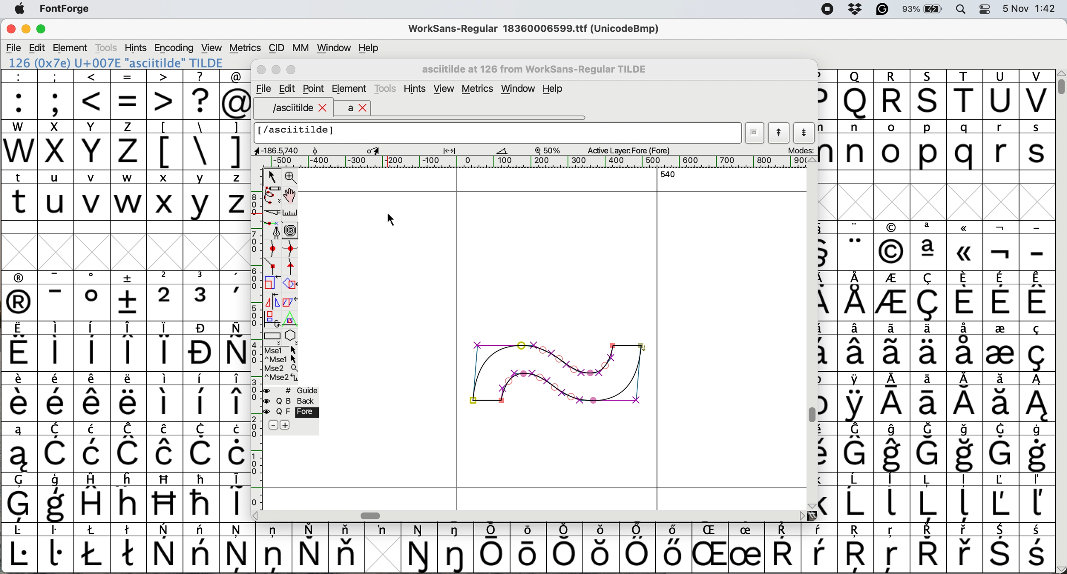 This screenshot has width=1067, height=574. Describe the element at coordinates (200, 145) in the screenshot. I see `\` at that location.